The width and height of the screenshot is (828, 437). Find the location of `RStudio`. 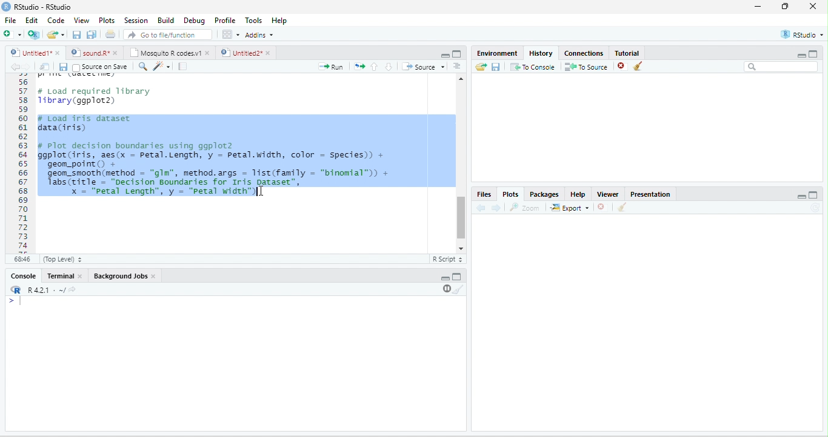

RStudio is located at coordinates (803, 34).